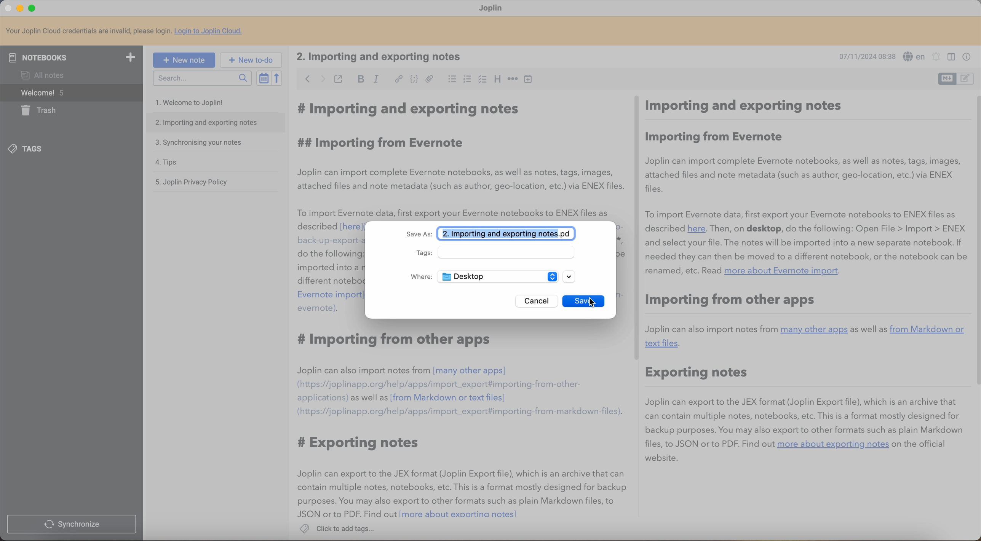  Describe the element at coordinates (638, 228) in the screenshot. I see `scroll bar` at that location.